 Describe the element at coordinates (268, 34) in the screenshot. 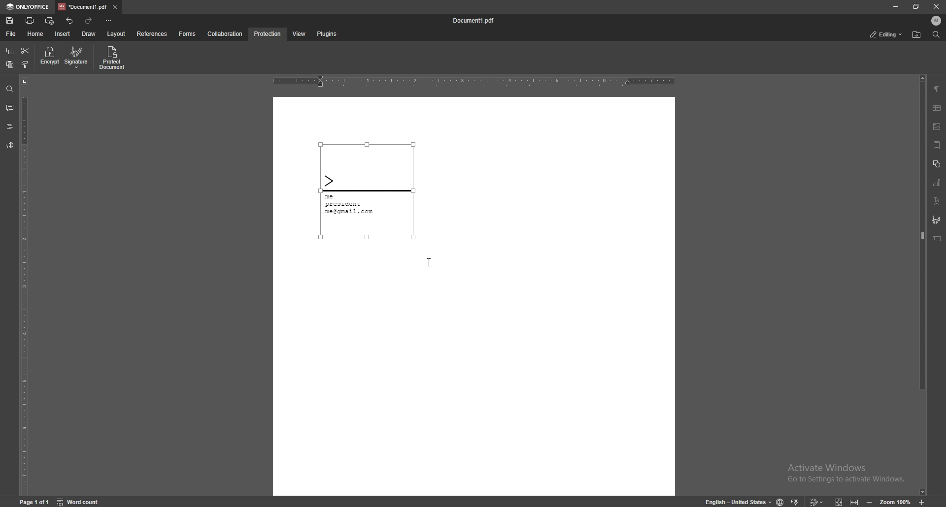

I see `protection` at that location.